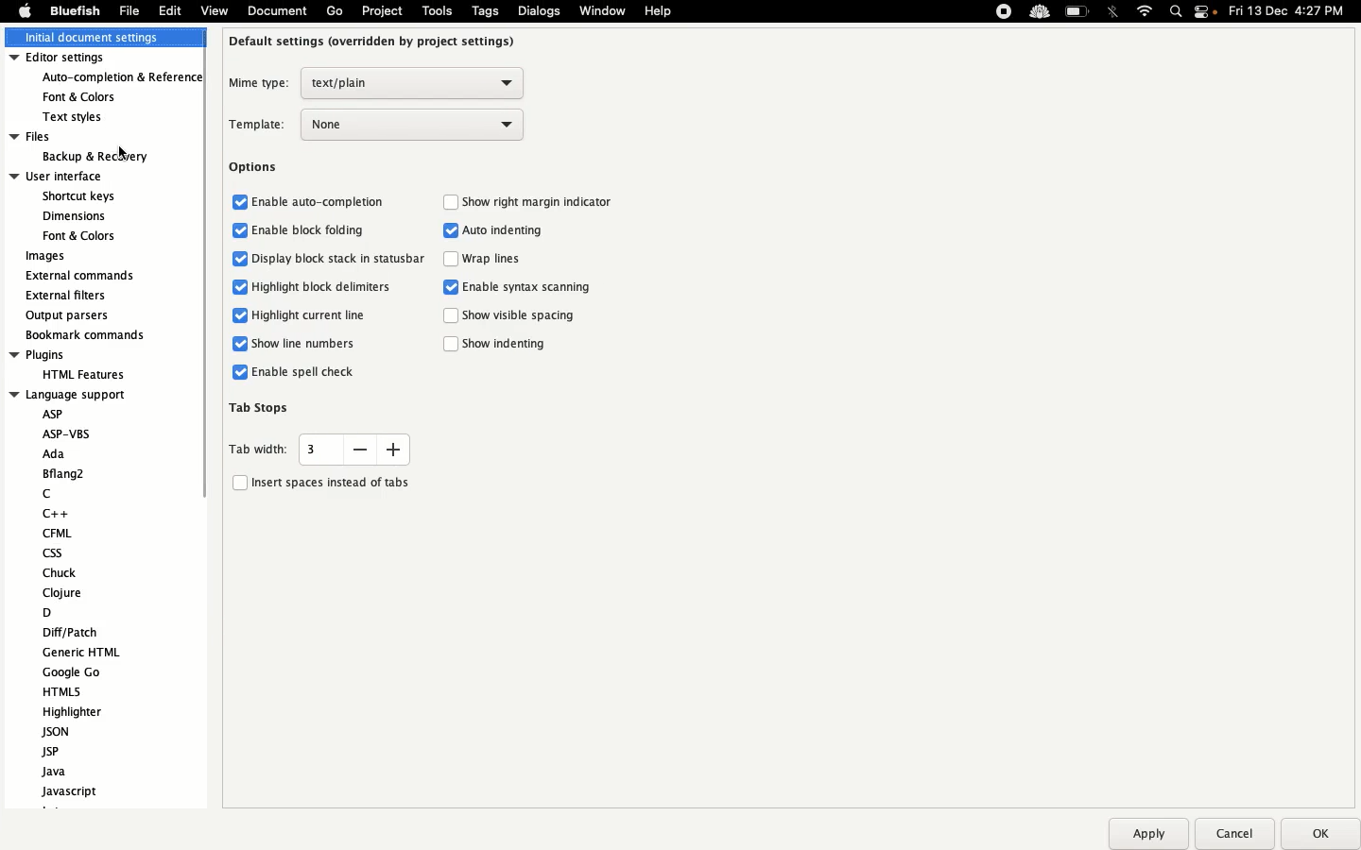 This screenshot has width=1361, height=850. Describe the element at coordinates (376, 126) in the screenshot. I see `Template` at that location.